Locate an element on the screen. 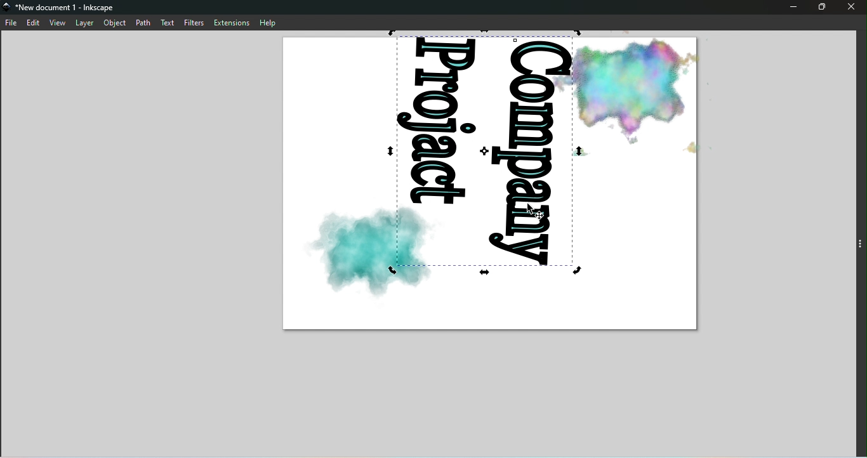 The height and width of the screenshot is (458, 867). View is located at coordinates (58, 22).